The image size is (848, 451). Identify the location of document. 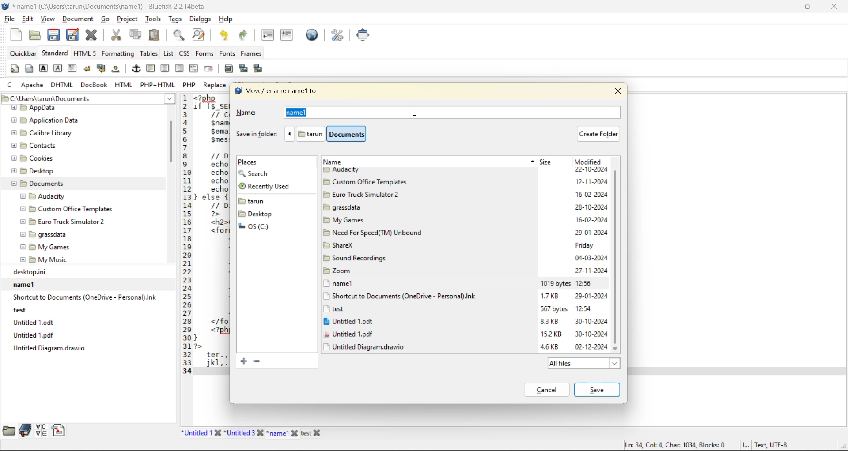
(79, 19).